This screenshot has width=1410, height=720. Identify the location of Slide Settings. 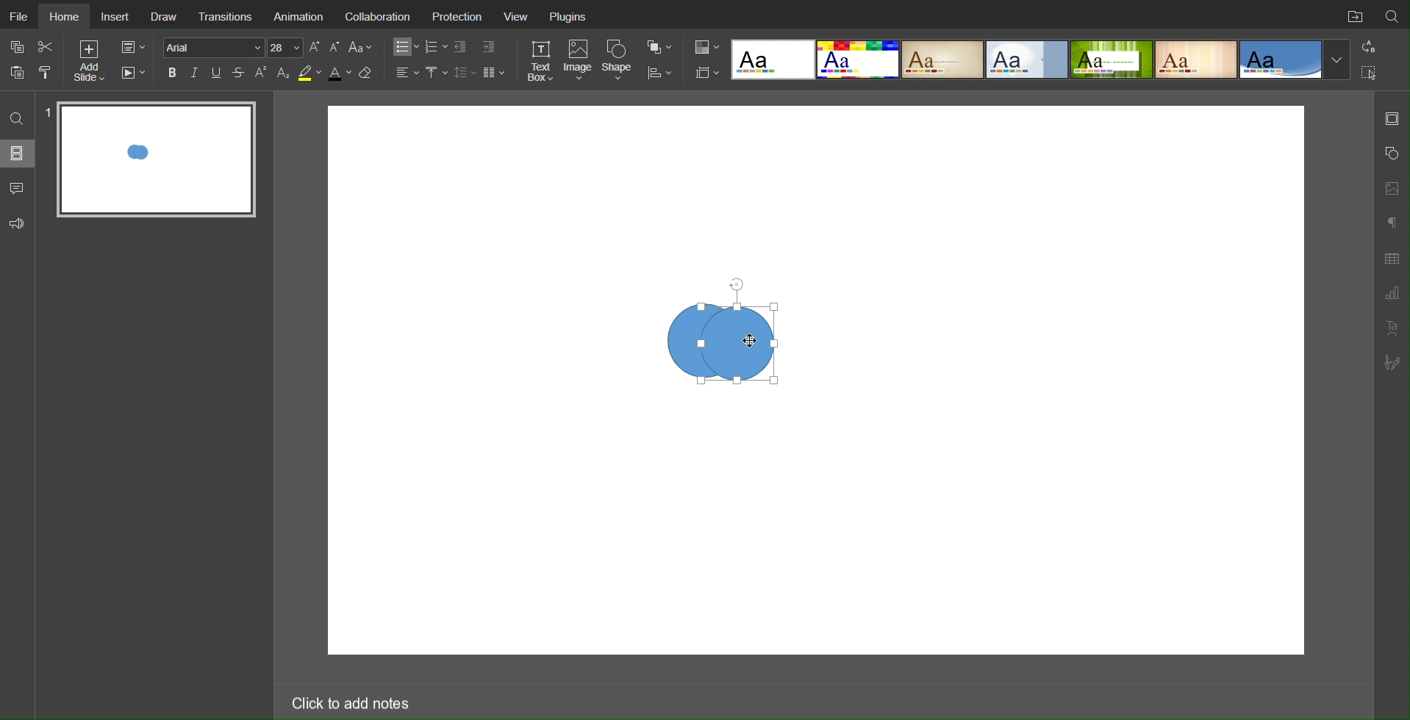
(704, 73).